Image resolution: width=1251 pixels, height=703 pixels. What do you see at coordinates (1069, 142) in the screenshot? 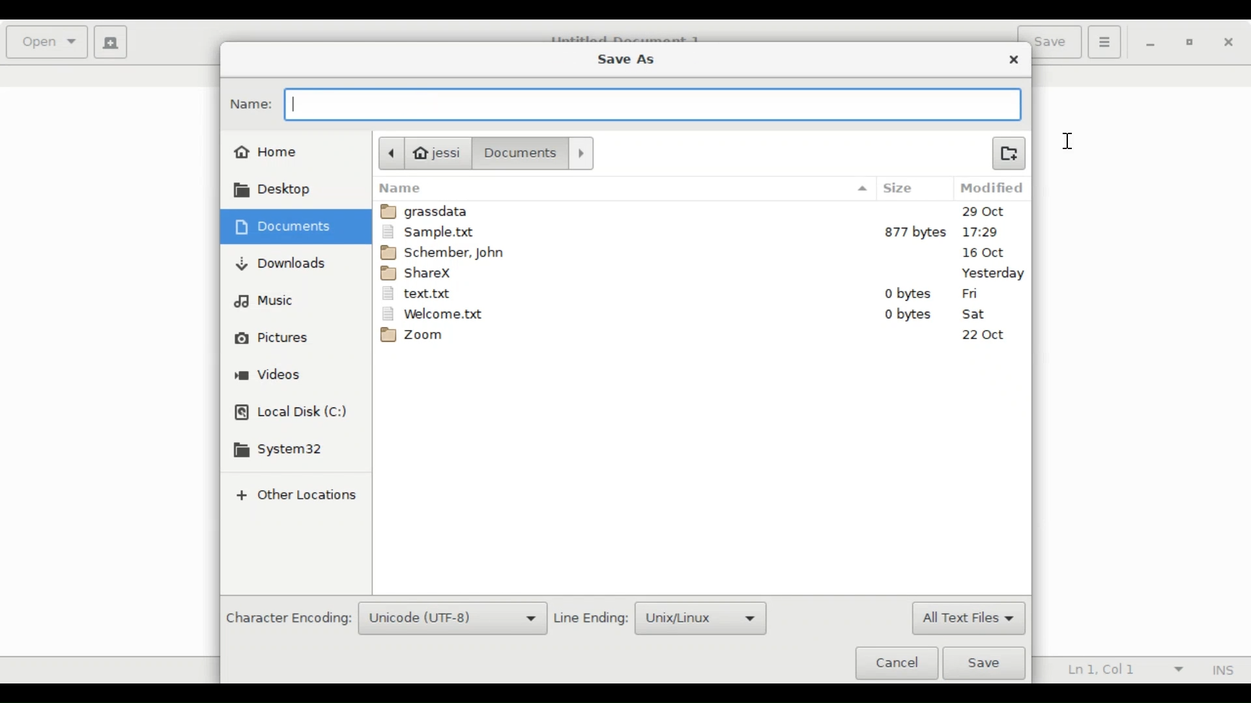
I see `cursor` at bounding box center [1069, 142].